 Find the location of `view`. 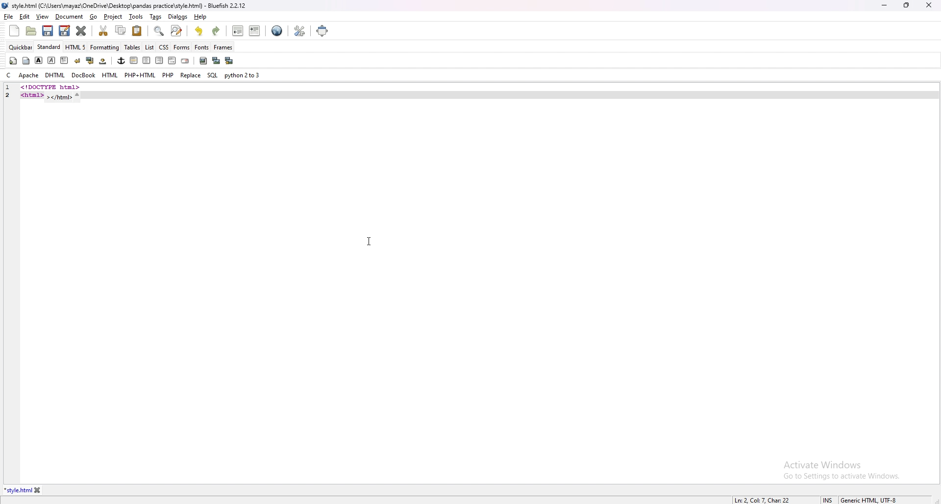

view is located at coordinates (42, 17).